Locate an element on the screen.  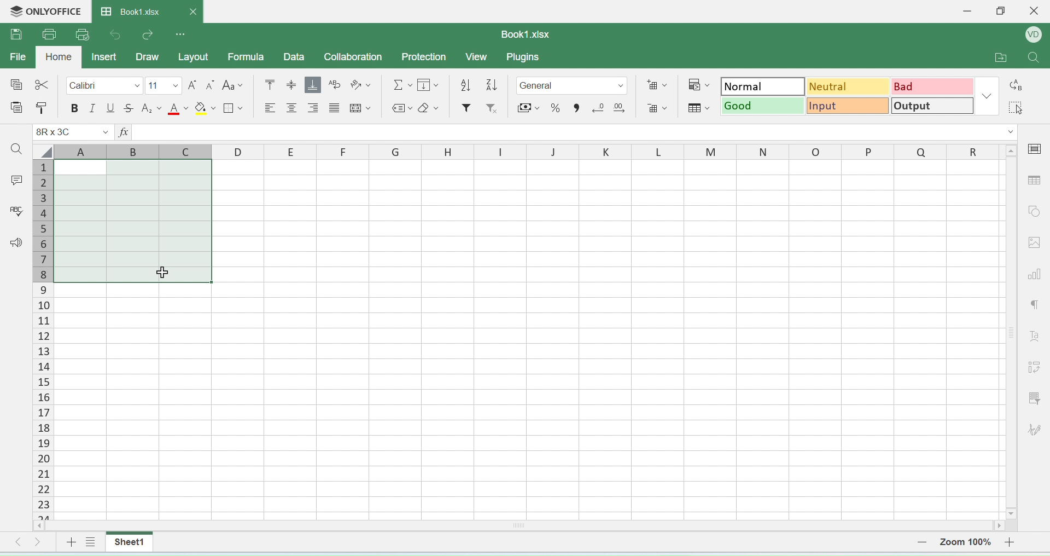
cell name is located at coordinates (74, 132).